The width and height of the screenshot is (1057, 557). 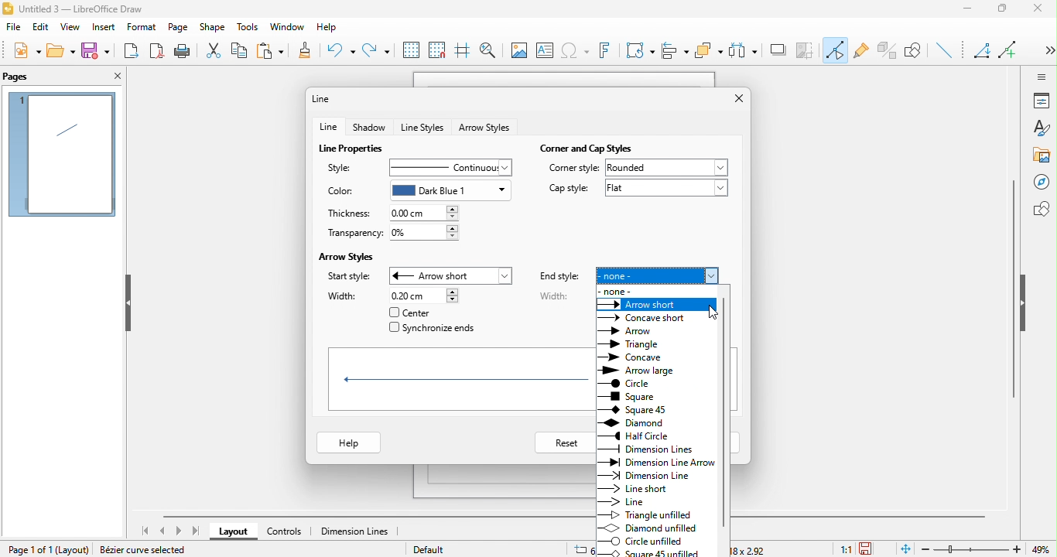 I want to click on continuous, so click(x=448, y=166).